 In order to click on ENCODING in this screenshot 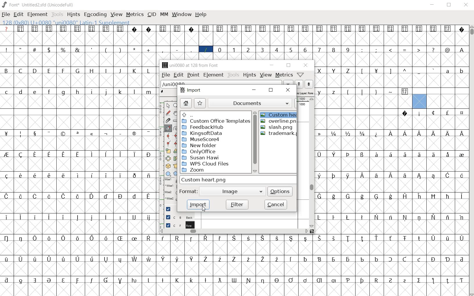, I will do `click(95, 14)`.